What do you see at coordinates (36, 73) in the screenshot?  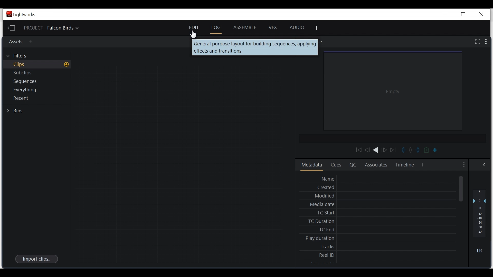 I see `Show Subclips within the project` at bounding box center [36, 73].